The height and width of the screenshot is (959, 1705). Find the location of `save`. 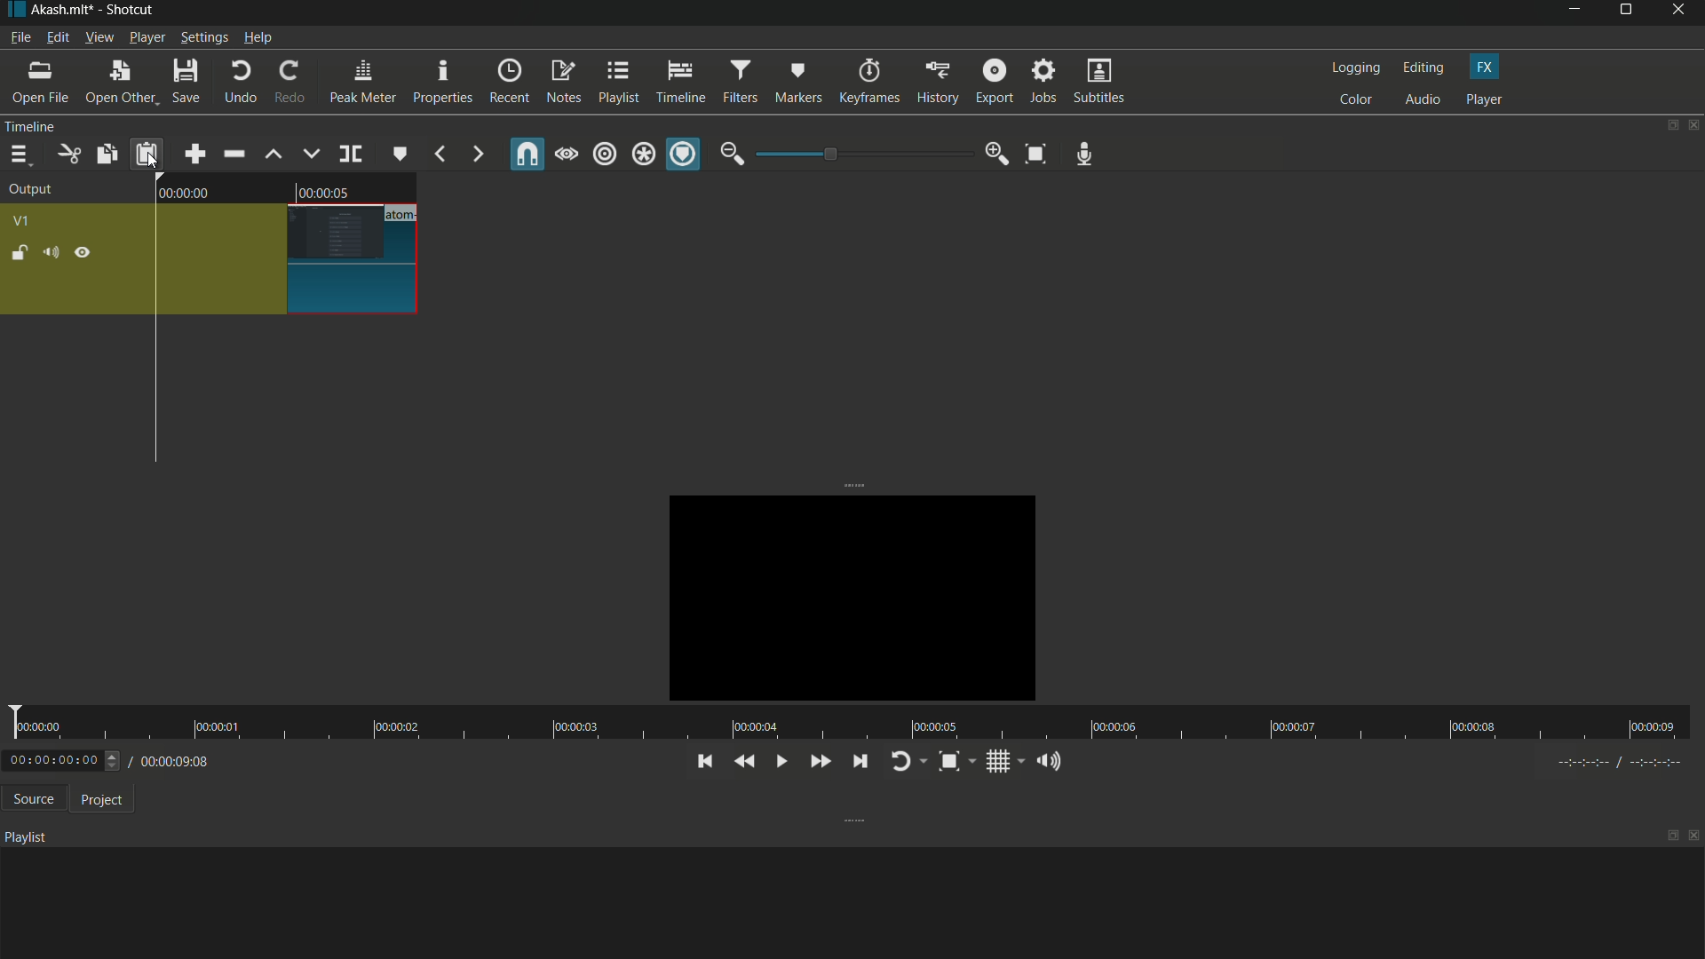

save is located at coordinates (185, 82).